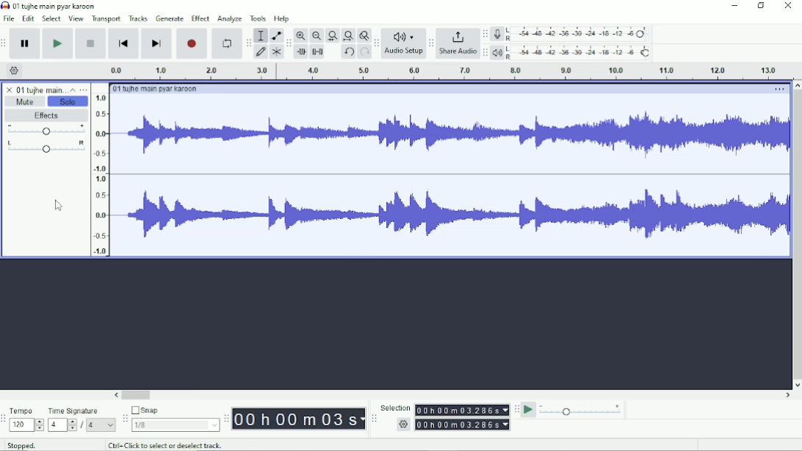 This screenshot has width=802, height=451. Describe the element at coordinates (62, 425) in the screenshot. I see `` at that location.